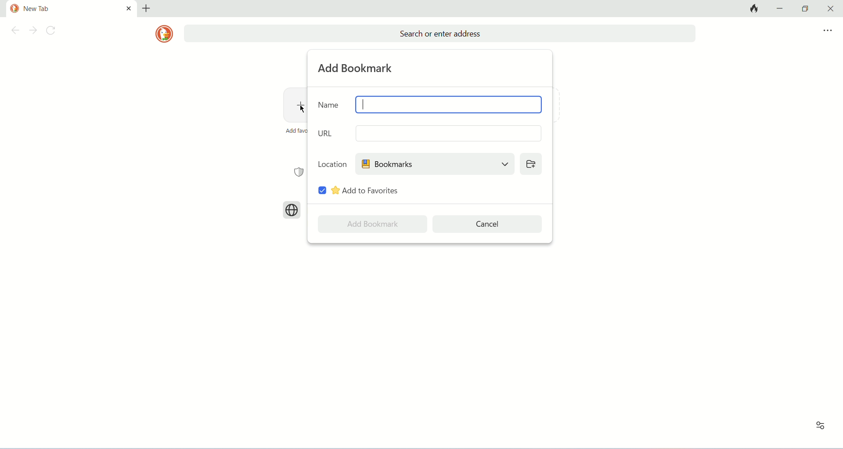  Describe the element at coordinates (805, 9) in the screenshot. I see `maximize` at that location.